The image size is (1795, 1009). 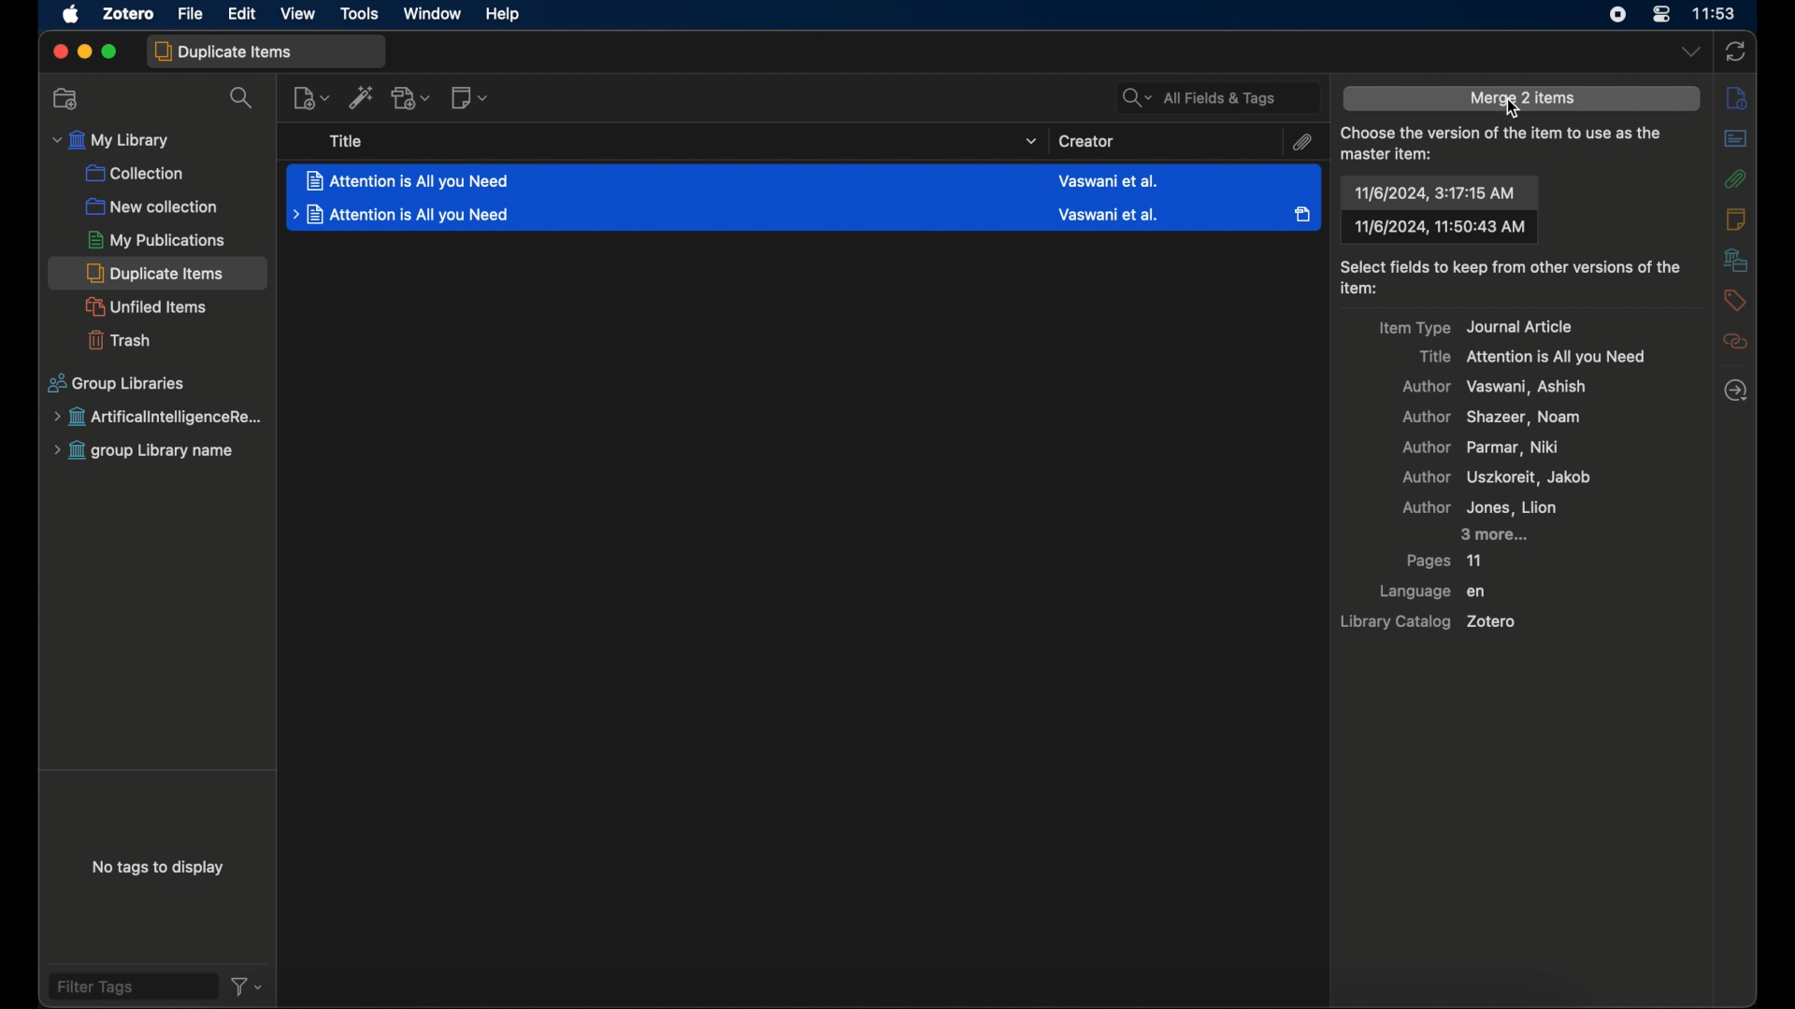 I want to click on zotero, so click(x=128, y=12).